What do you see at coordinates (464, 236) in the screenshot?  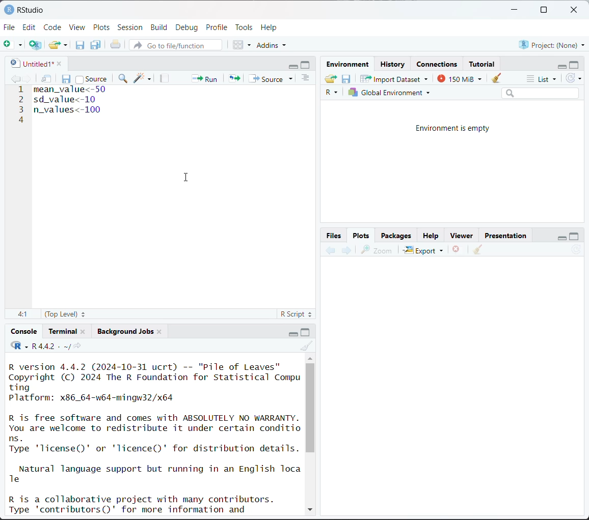 I see `Viewer` at bounding box center [464, 236].